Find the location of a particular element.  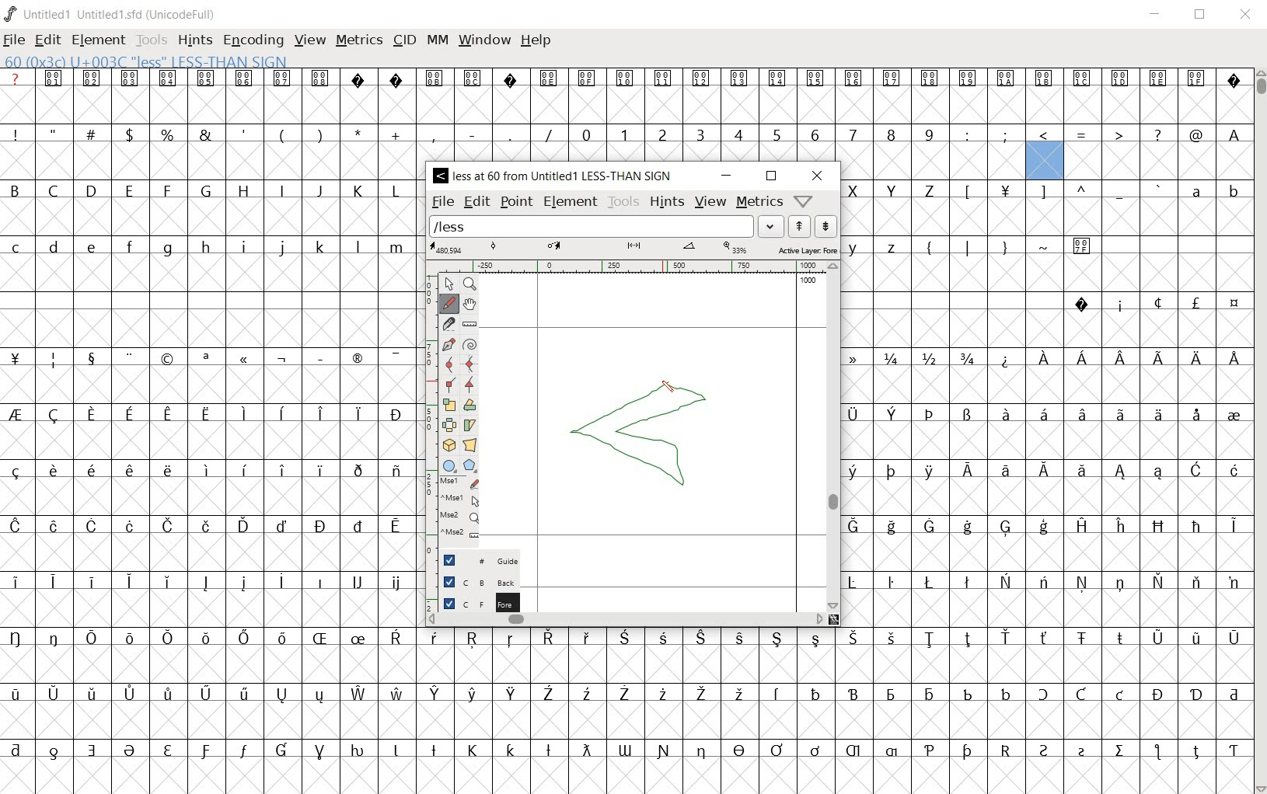

1000 is located at coordinates (809, 280).